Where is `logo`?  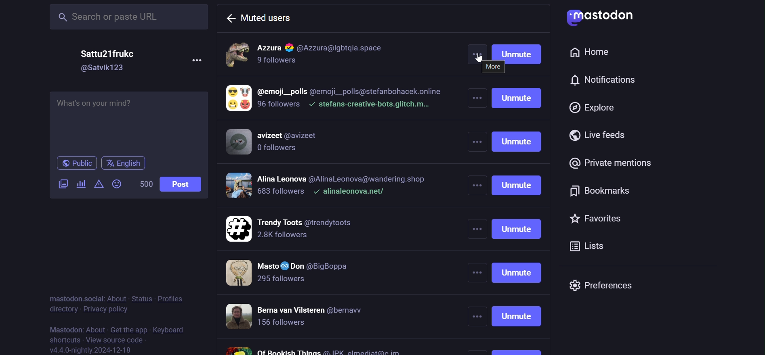
logo is located at coordinates (599, 17).